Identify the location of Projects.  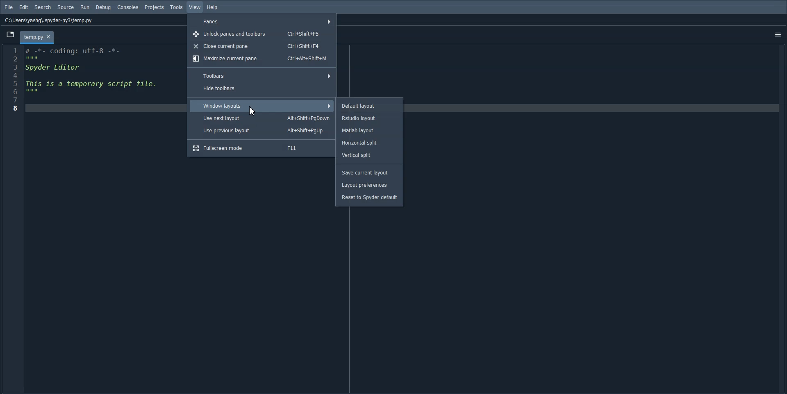
(155, 7).